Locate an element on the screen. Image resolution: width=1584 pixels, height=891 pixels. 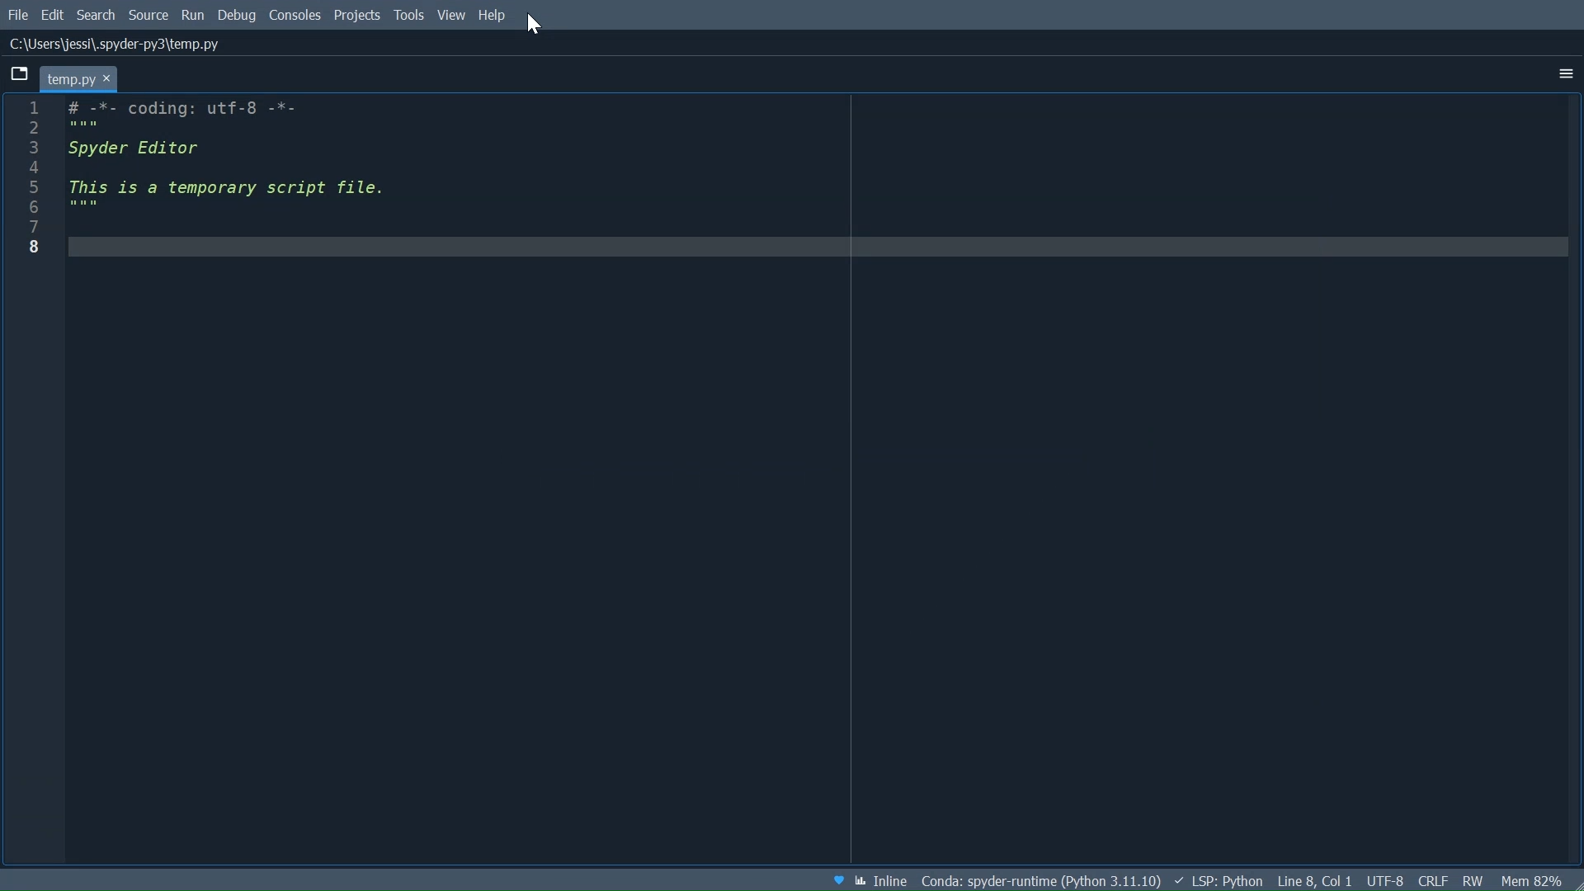
Toggle between inline and interactive Matplotlib plotting is located at coordinates (884, 879).